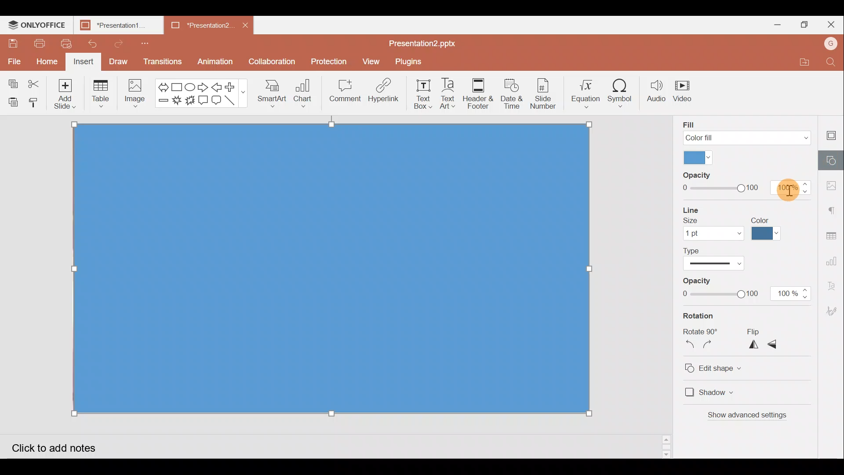 This screenshot has width=844, height=475. I want to click on Add slide, so click(66, 94).